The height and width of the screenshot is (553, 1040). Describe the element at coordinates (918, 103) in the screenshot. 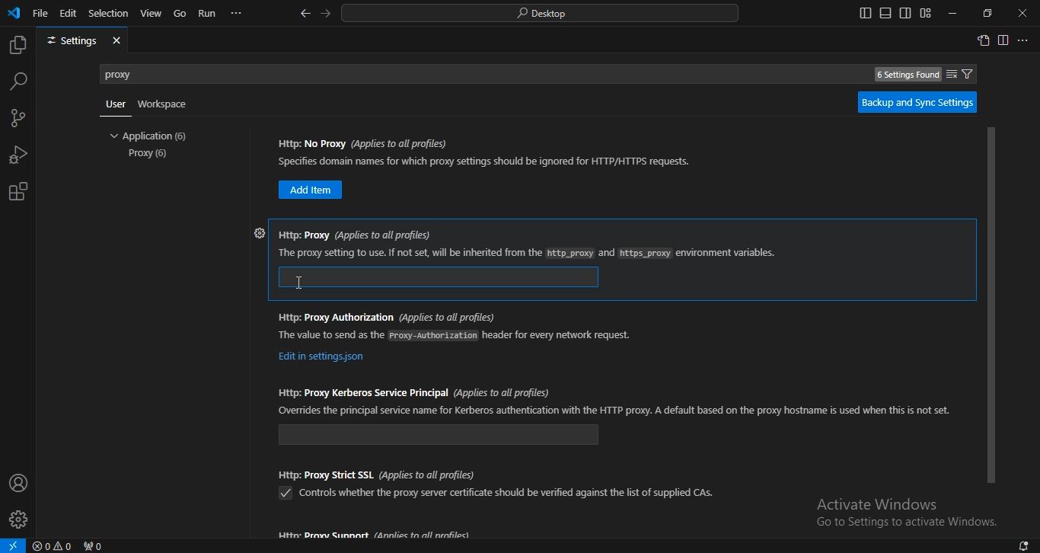

I see `backup and sync settings` at that location.